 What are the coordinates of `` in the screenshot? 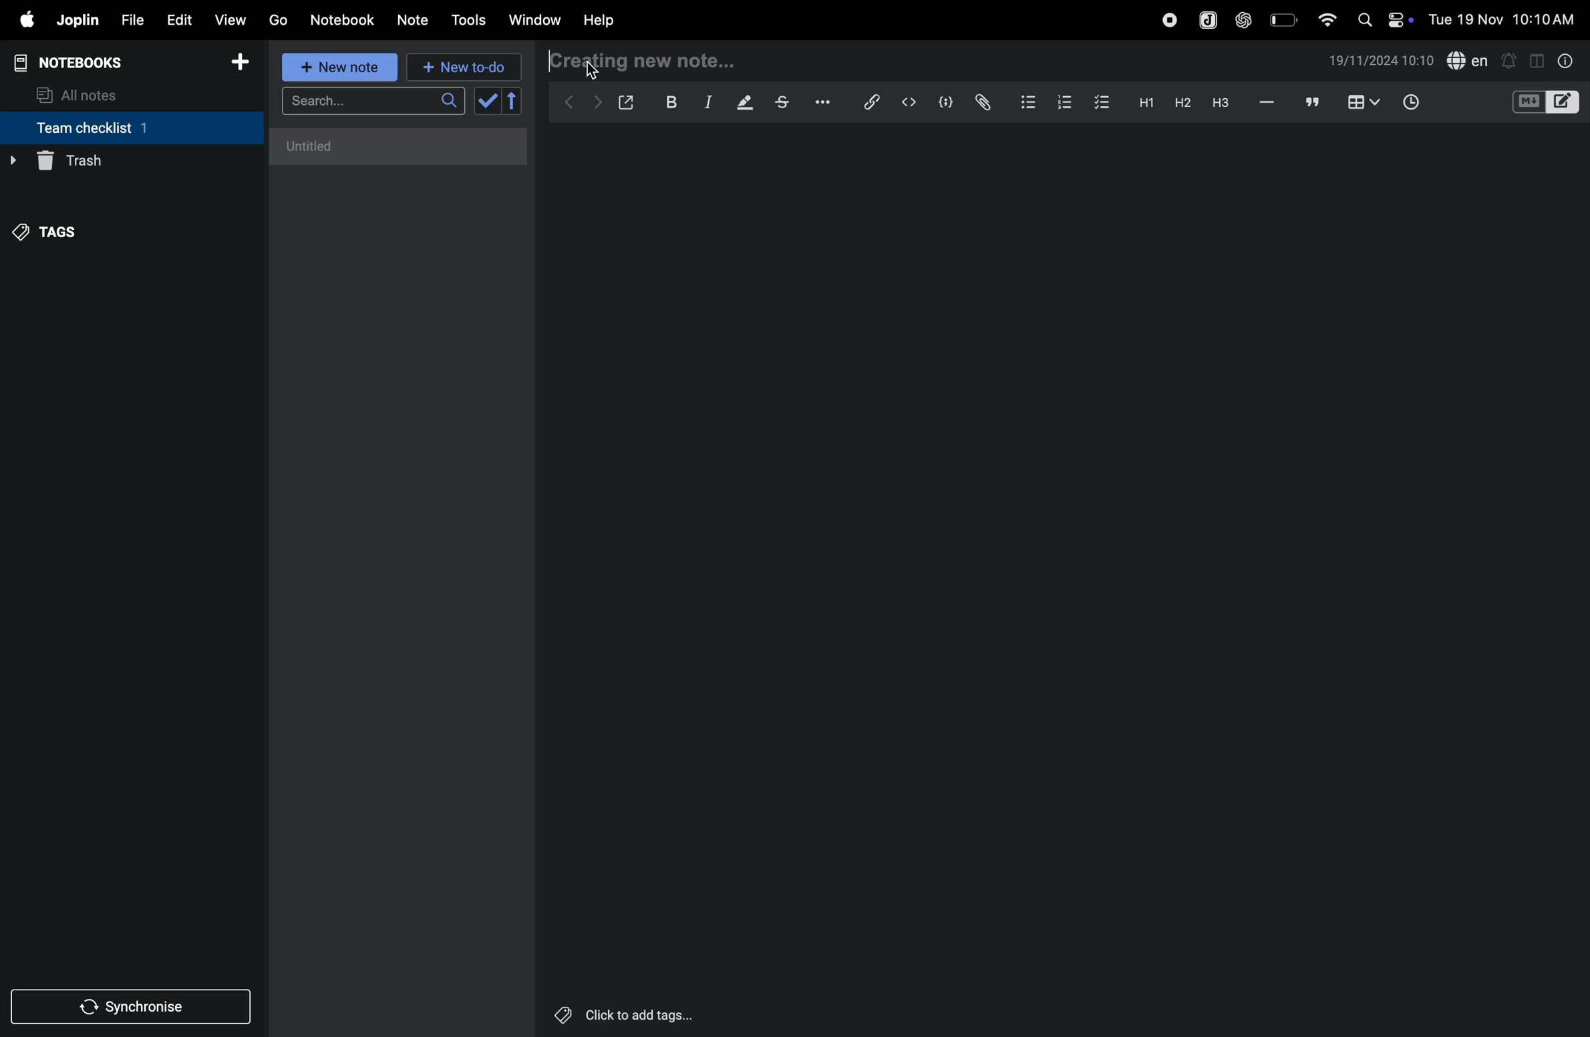 It's located at (1508, 59).